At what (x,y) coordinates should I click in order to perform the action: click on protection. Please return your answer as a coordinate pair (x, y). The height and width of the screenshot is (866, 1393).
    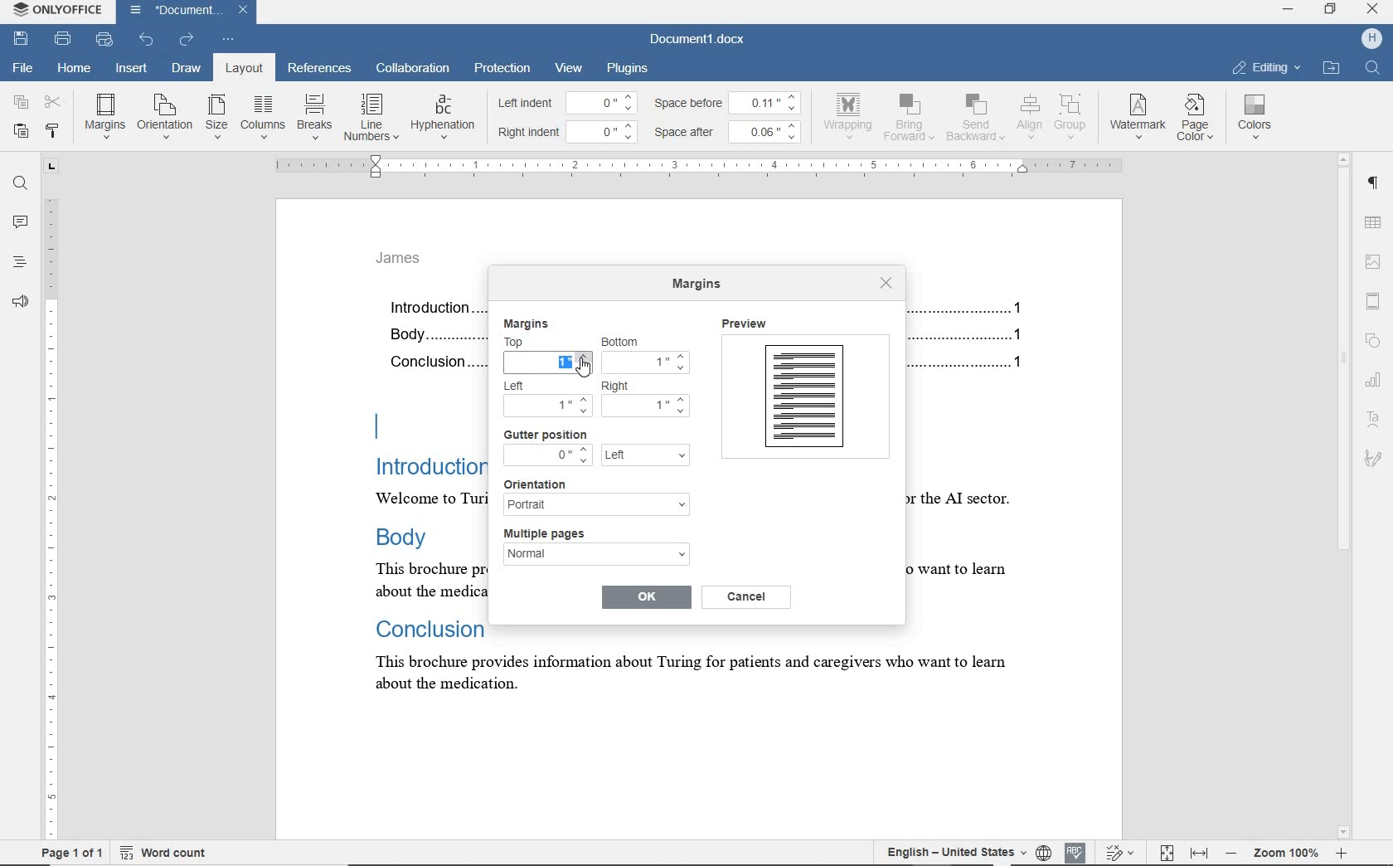
    Looking at the image, I should click on (502, 67).